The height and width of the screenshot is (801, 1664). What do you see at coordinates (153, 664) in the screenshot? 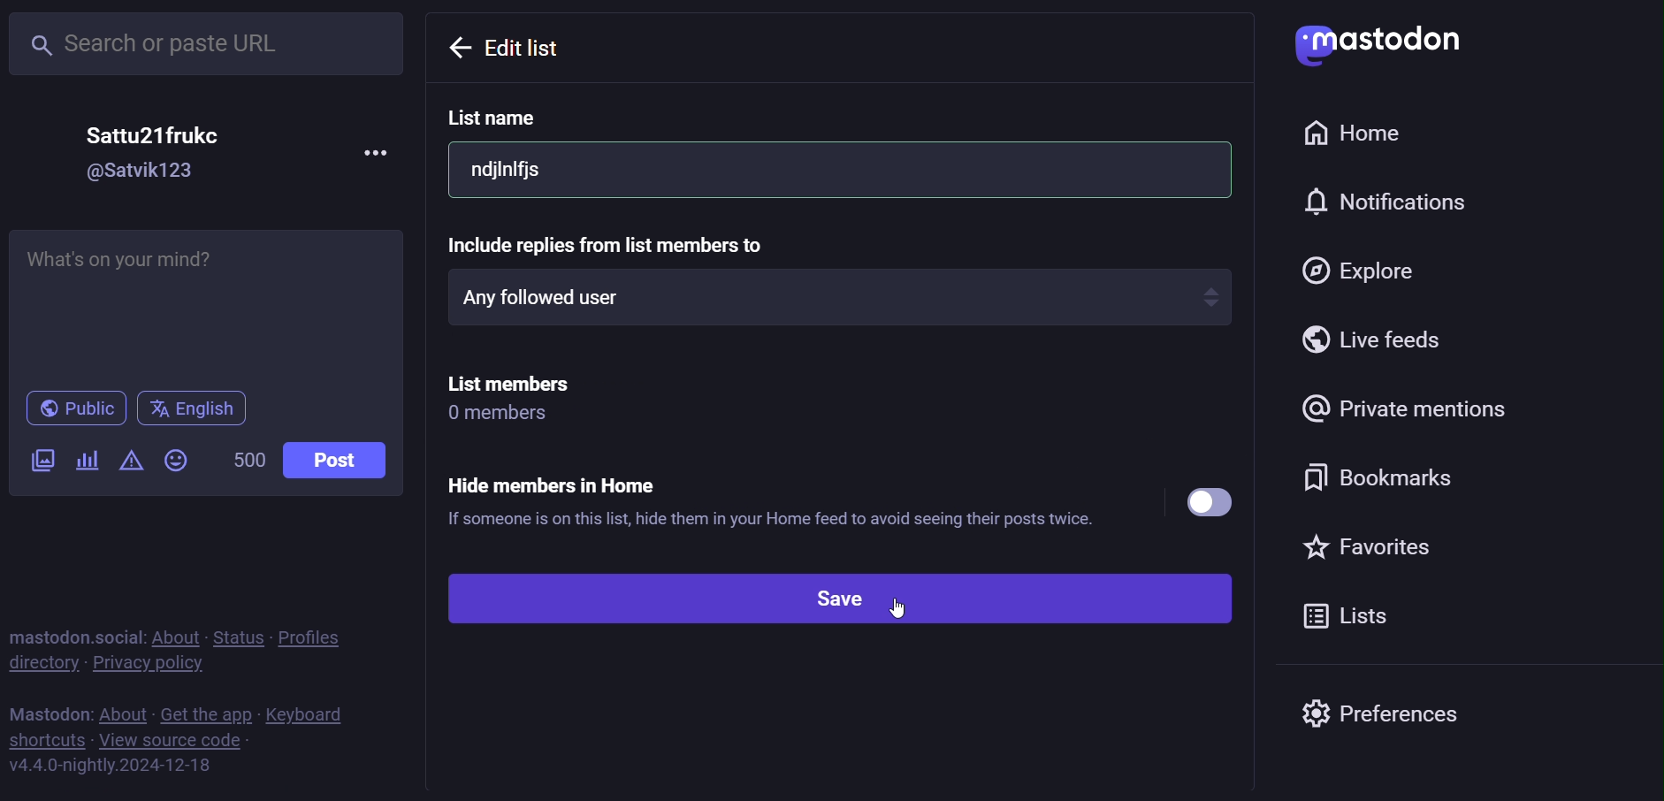
I see `private policy` at bounding box center [153, 664].